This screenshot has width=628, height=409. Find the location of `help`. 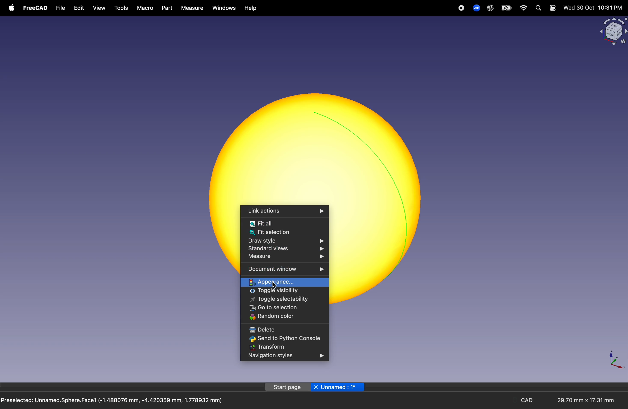

help is located at coordinates (251, 8).